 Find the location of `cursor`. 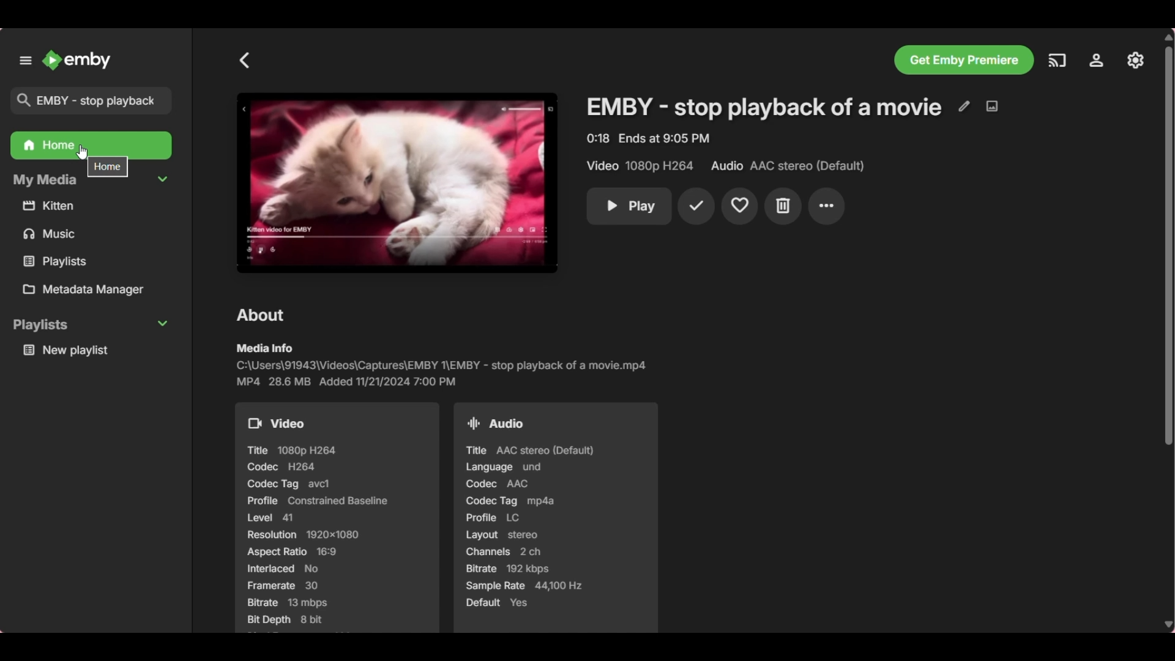

cursor is located at coordinates (82, 152).